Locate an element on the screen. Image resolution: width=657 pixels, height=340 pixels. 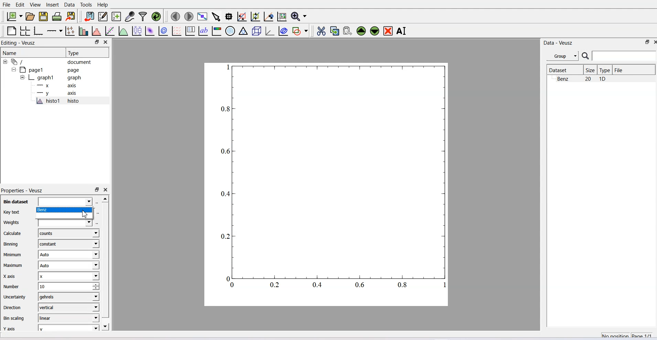
Document is located at coordinates (52, 61).